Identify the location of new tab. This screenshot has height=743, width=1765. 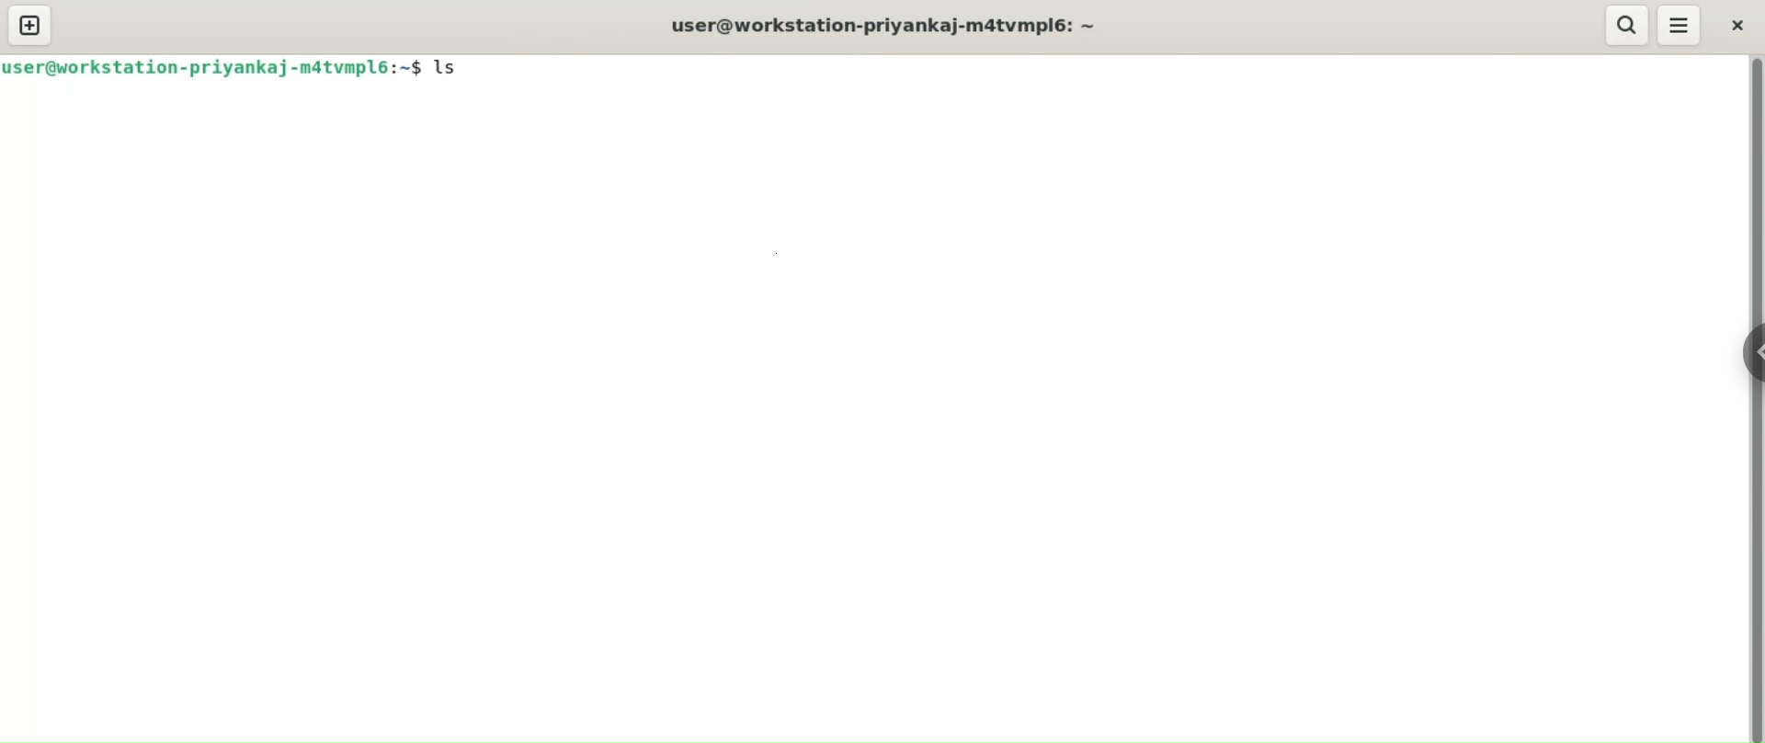
(30, 26).